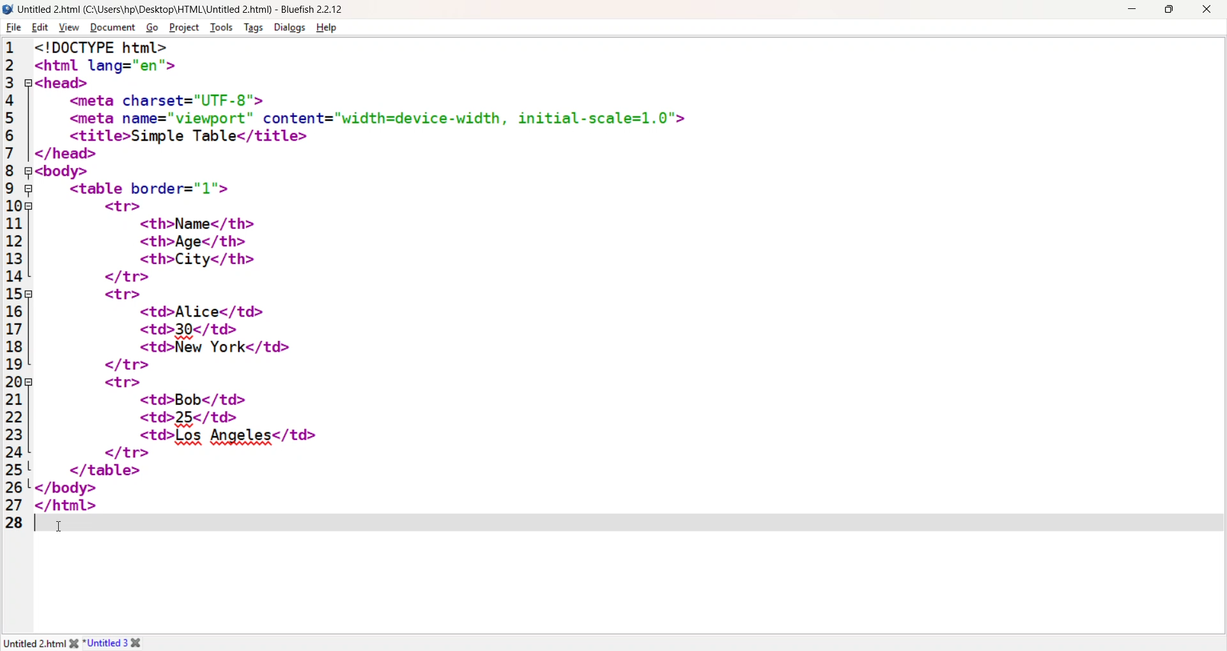  I want to click on Tags, so click(252, 27).